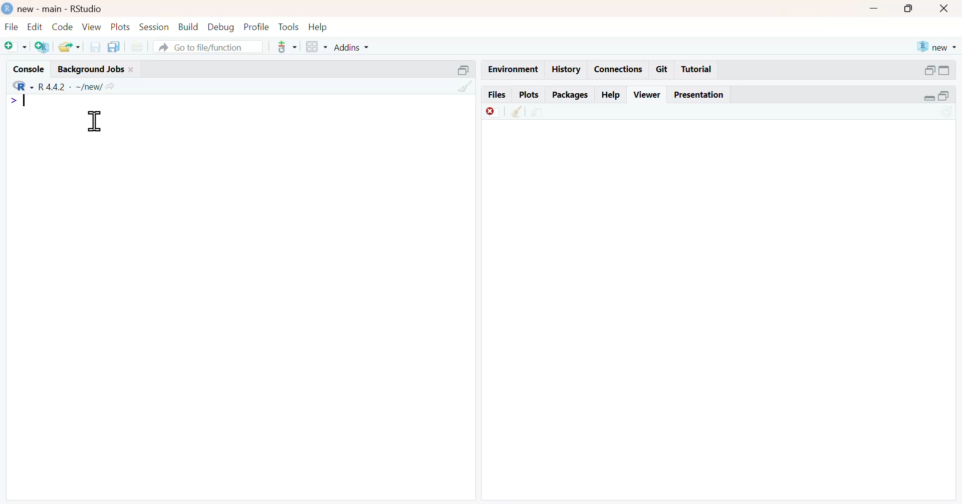 This screenshot has height=504, width=962. I want to click on R 4.4.2 . ~/new/, so click(71, 85).